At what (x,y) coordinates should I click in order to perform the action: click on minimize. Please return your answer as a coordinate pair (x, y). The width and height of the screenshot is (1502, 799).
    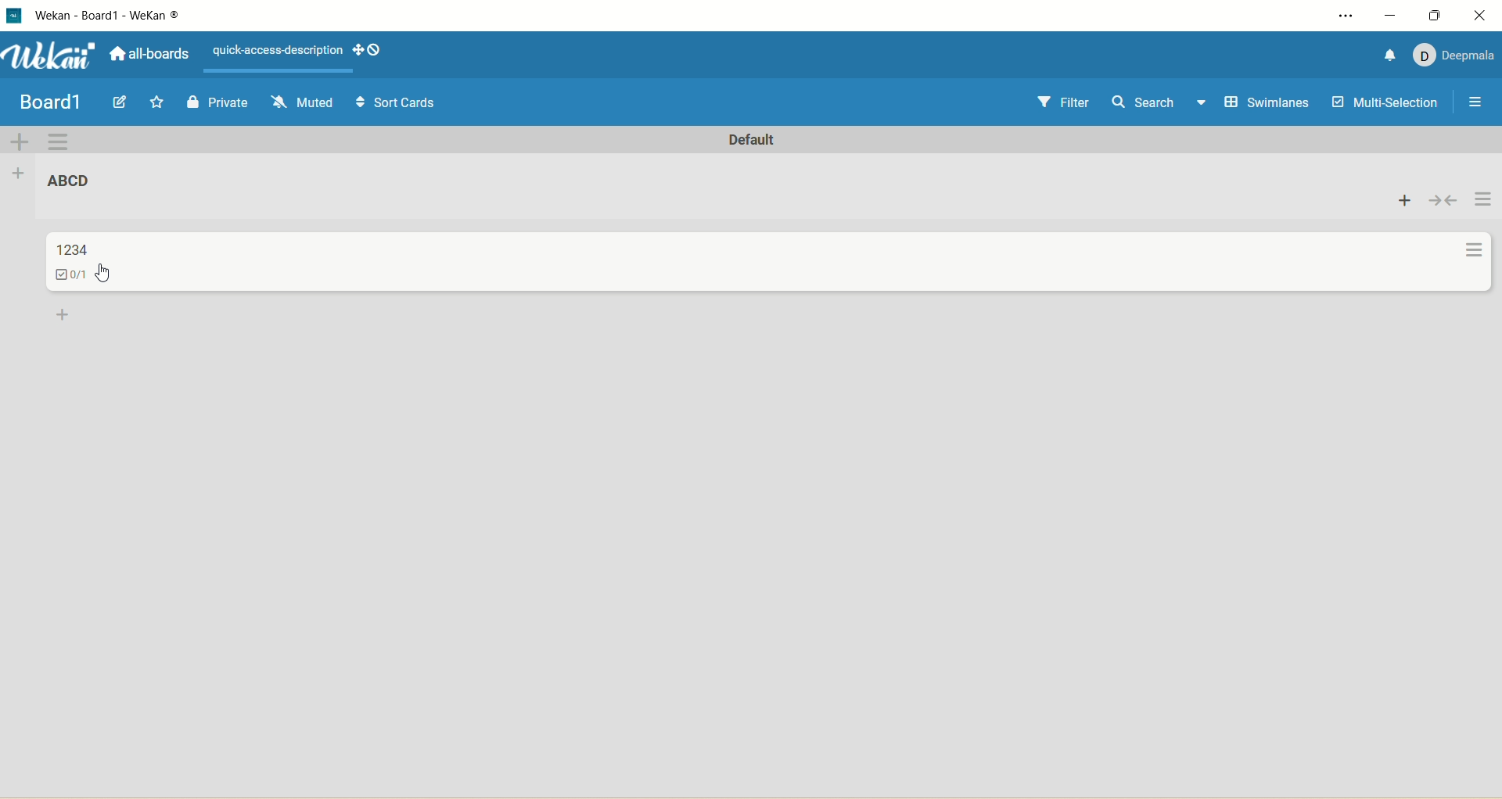
    Looking at the image, I should click on (1391, 16).